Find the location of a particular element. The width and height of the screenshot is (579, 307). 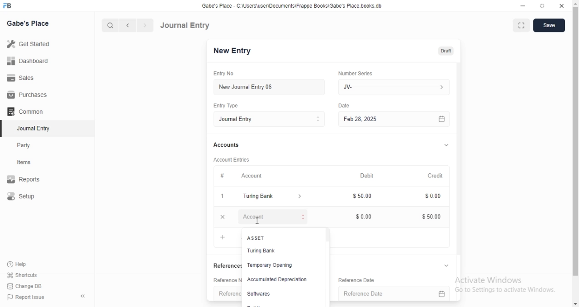

vertical scrollbar is located at coordinates (575, 142).